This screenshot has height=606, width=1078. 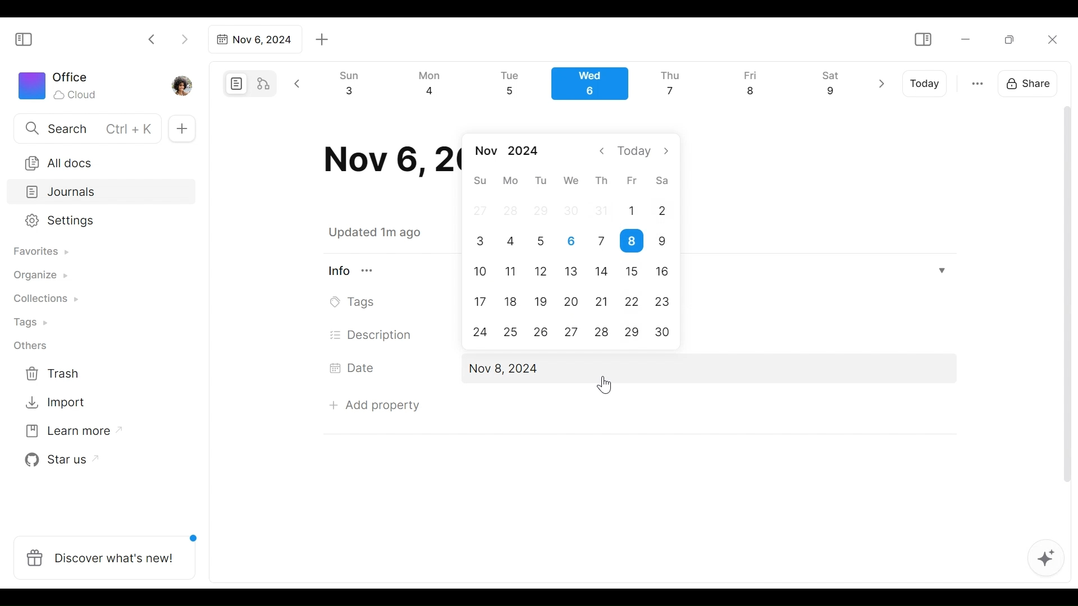 I want to click on Show/Hide Sidebar, so click(x=29, y=38).